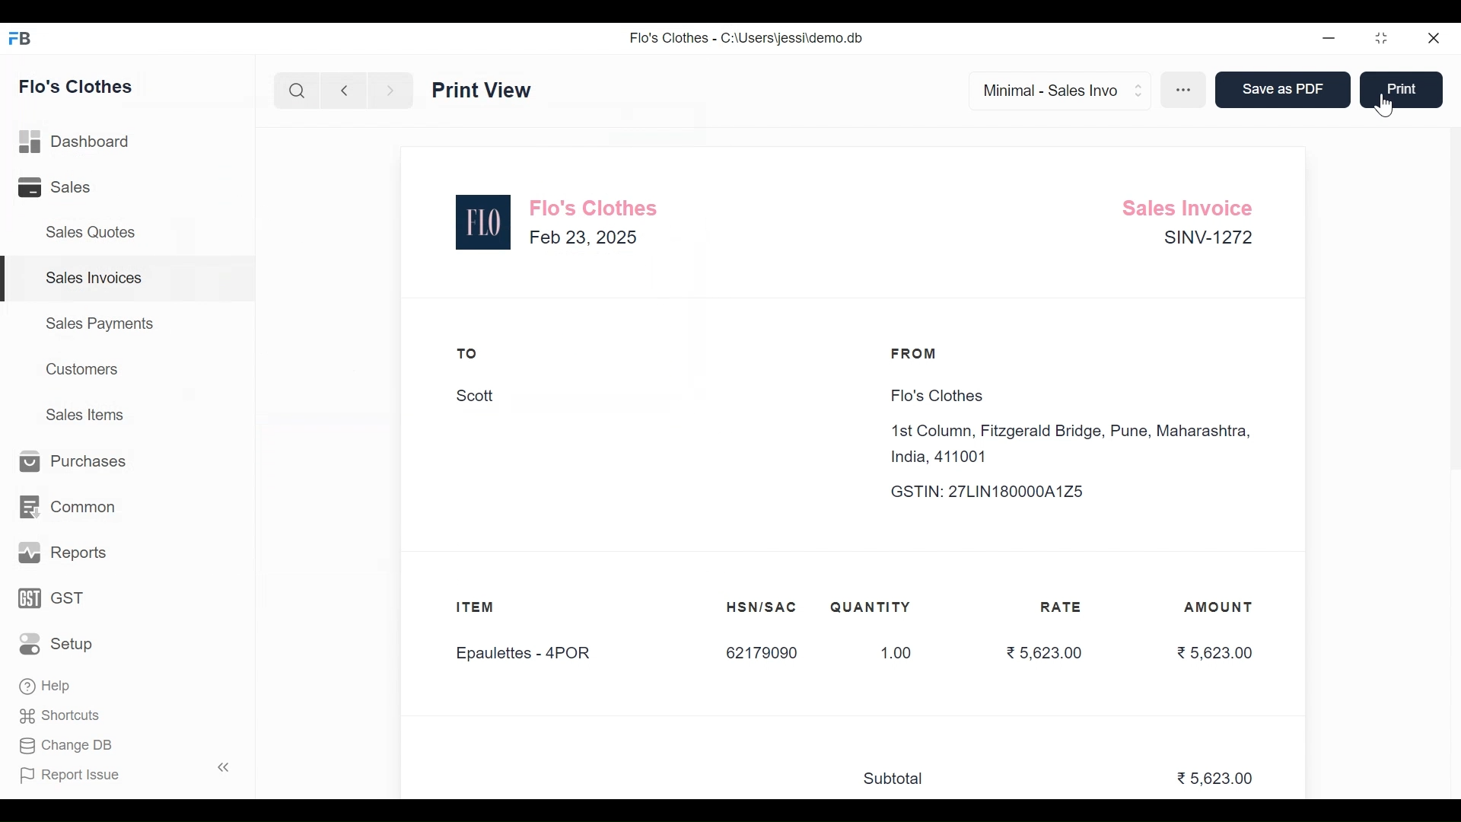  What do you see at coordinates (76, 142) in the screenshot?
I see `Dashboard` at bounding box center [76, 142].